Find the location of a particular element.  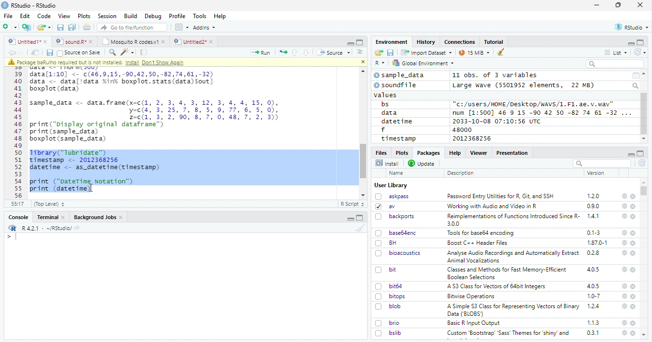

Save is located at coordinates (49, 53).